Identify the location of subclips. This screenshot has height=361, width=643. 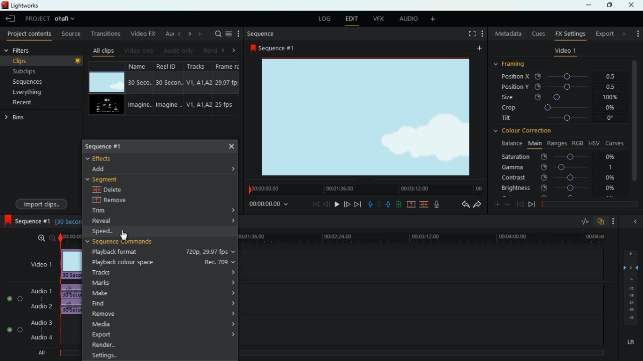
(39, 70).